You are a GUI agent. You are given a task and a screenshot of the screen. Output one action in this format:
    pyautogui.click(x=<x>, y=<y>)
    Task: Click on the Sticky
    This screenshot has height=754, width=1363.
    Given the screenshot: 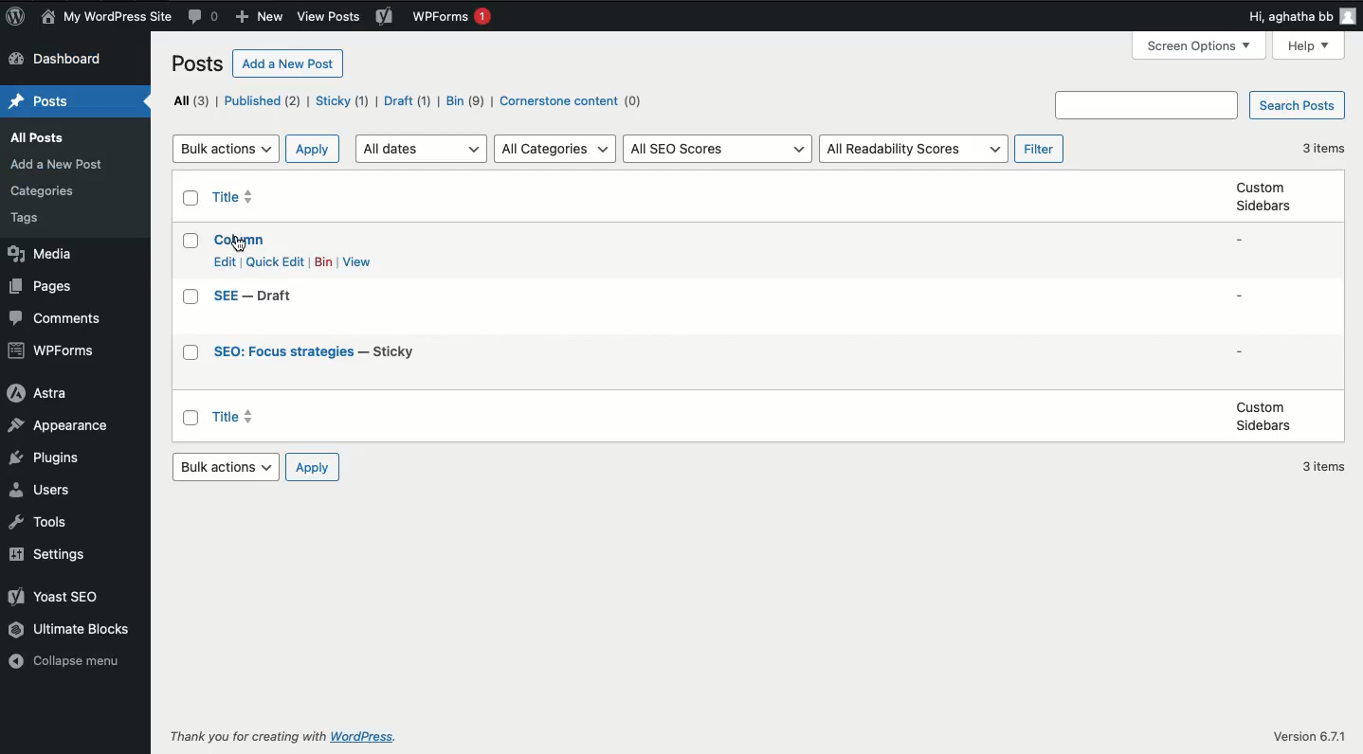 What is the action you would take?
    pyautogui.click(x=342, y=102)
    